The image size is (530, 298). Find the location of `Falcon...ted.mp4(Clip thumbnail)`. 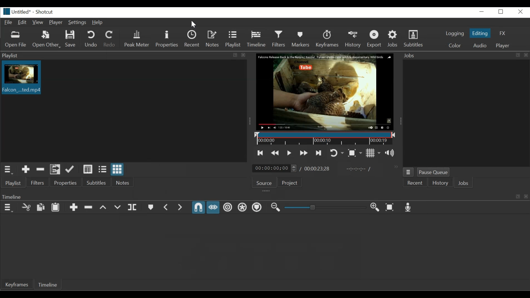

Falcon...ted.mp4(Clip thumbnail) is located at coordinates (21, 78).